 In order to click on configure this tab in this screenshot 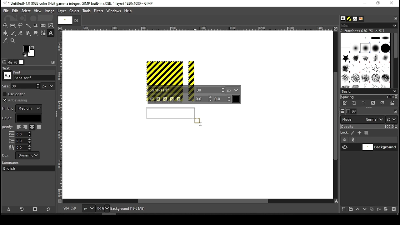, I will do `click(396, 18)`.